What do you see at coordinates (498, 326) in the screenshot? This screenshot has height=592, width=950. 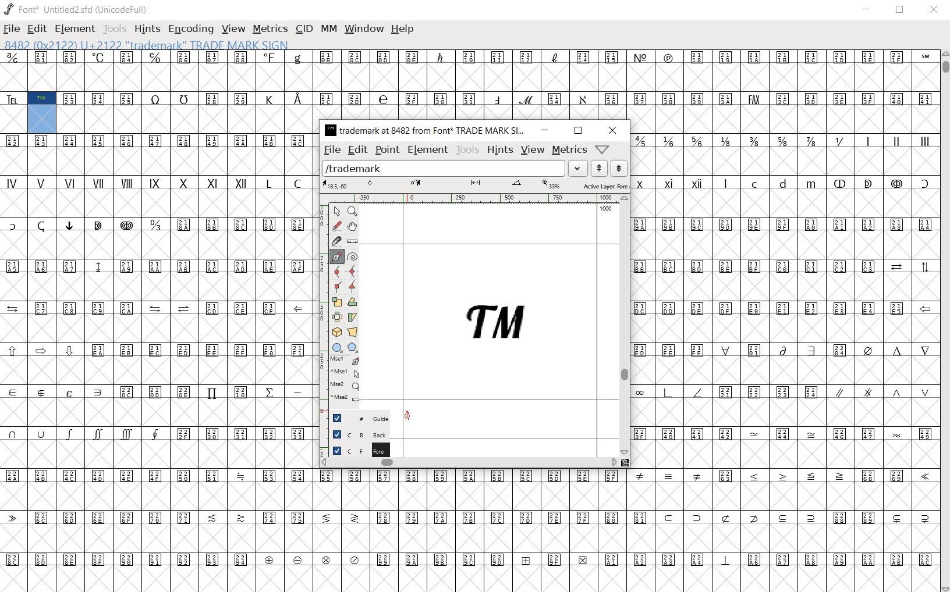 I see `trademark added` at bounding box center [498, 326].